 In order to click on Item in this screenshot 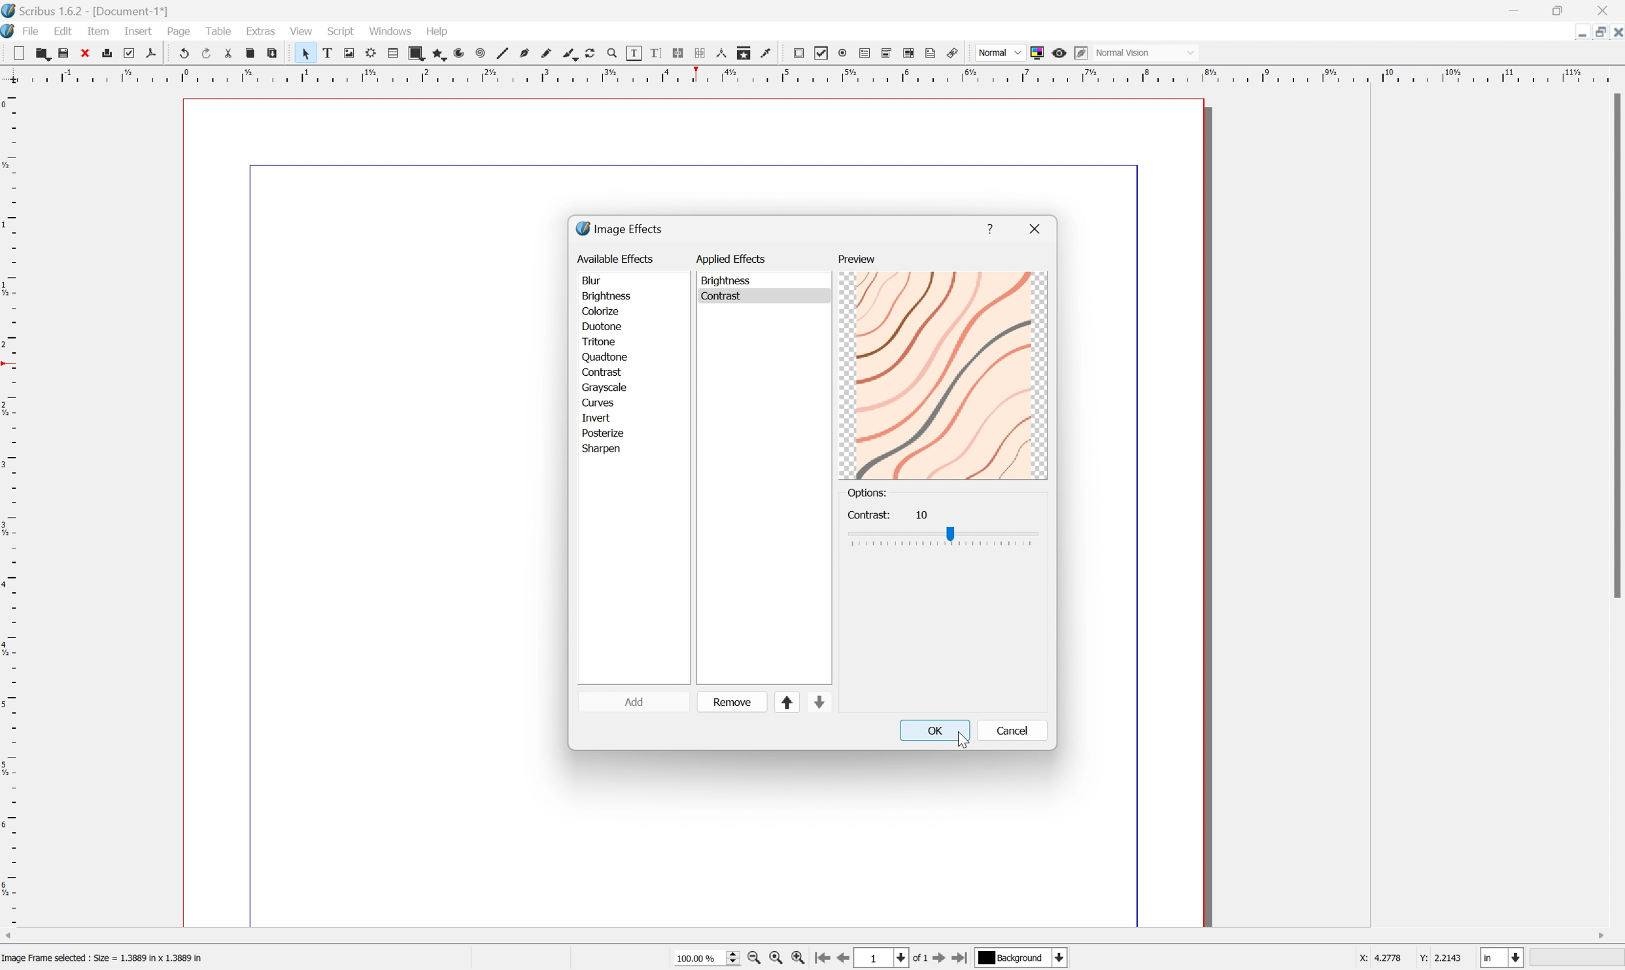, I will do `click(98, 30)`.